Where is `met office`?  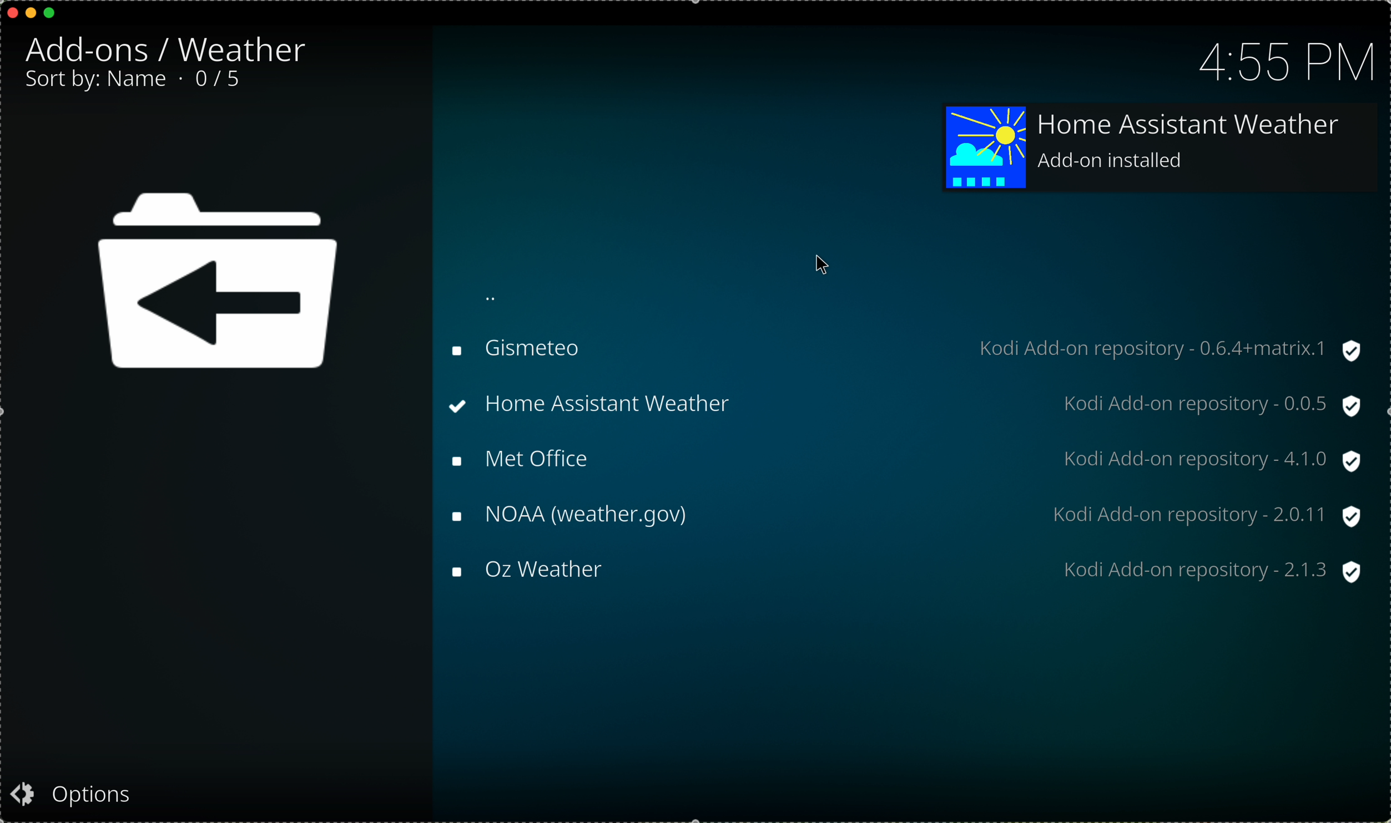 met office is located at coordinates (909, 458).